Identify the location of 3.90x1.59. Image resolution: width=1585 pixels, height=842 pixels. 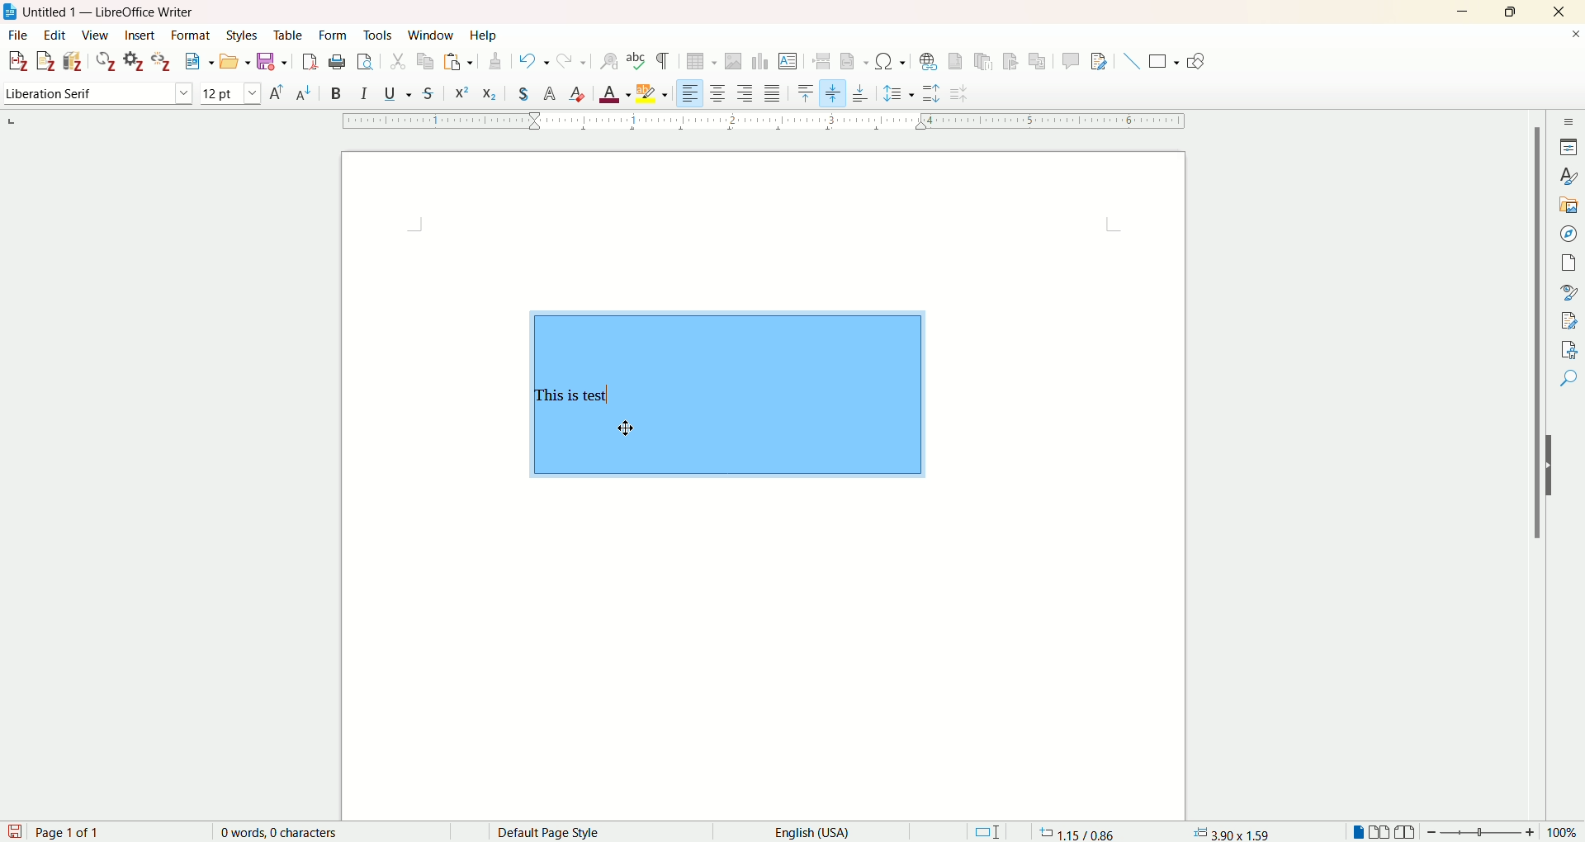
(1235, 830).